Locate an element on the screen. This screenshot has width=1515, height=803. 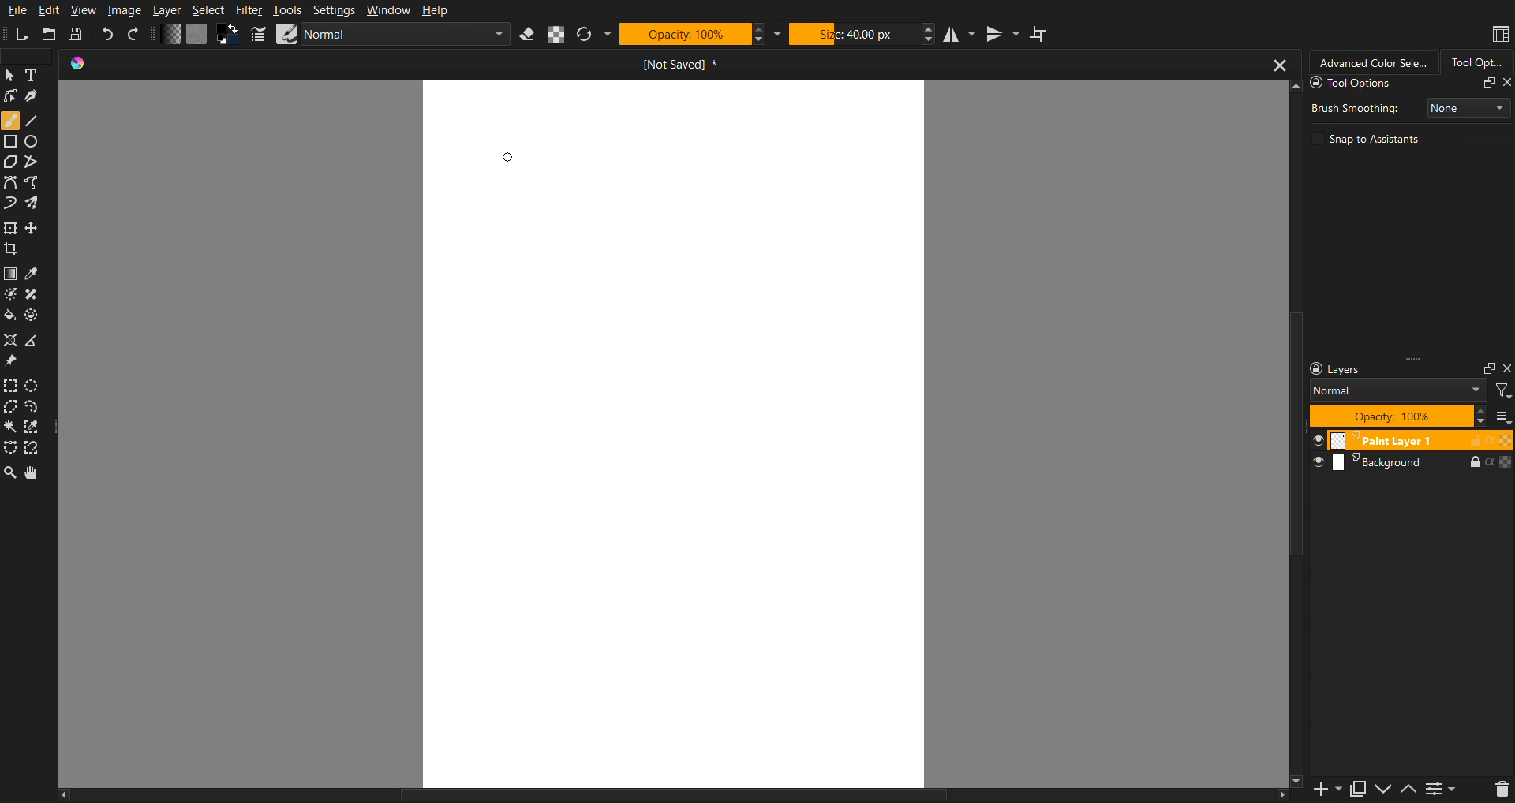
Color Picker is located at coordinates (38, 274).